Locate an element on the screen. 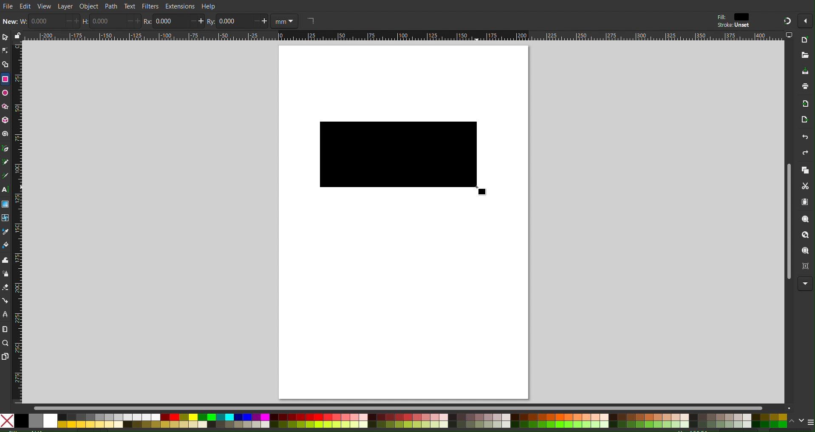 This screenshot has width=815, height=432. Mesh tool is located at coordinates (6, 218).